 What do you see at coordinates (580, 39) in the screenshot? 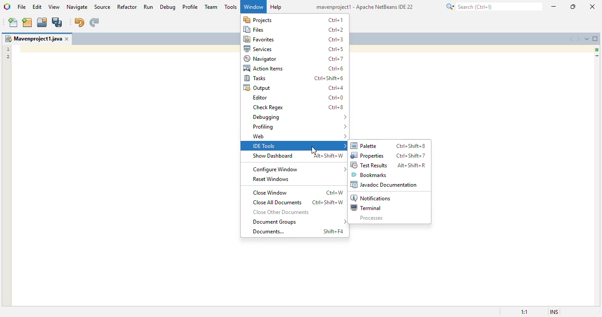
I see `scroll documents right` at bounding box center [580, 39].